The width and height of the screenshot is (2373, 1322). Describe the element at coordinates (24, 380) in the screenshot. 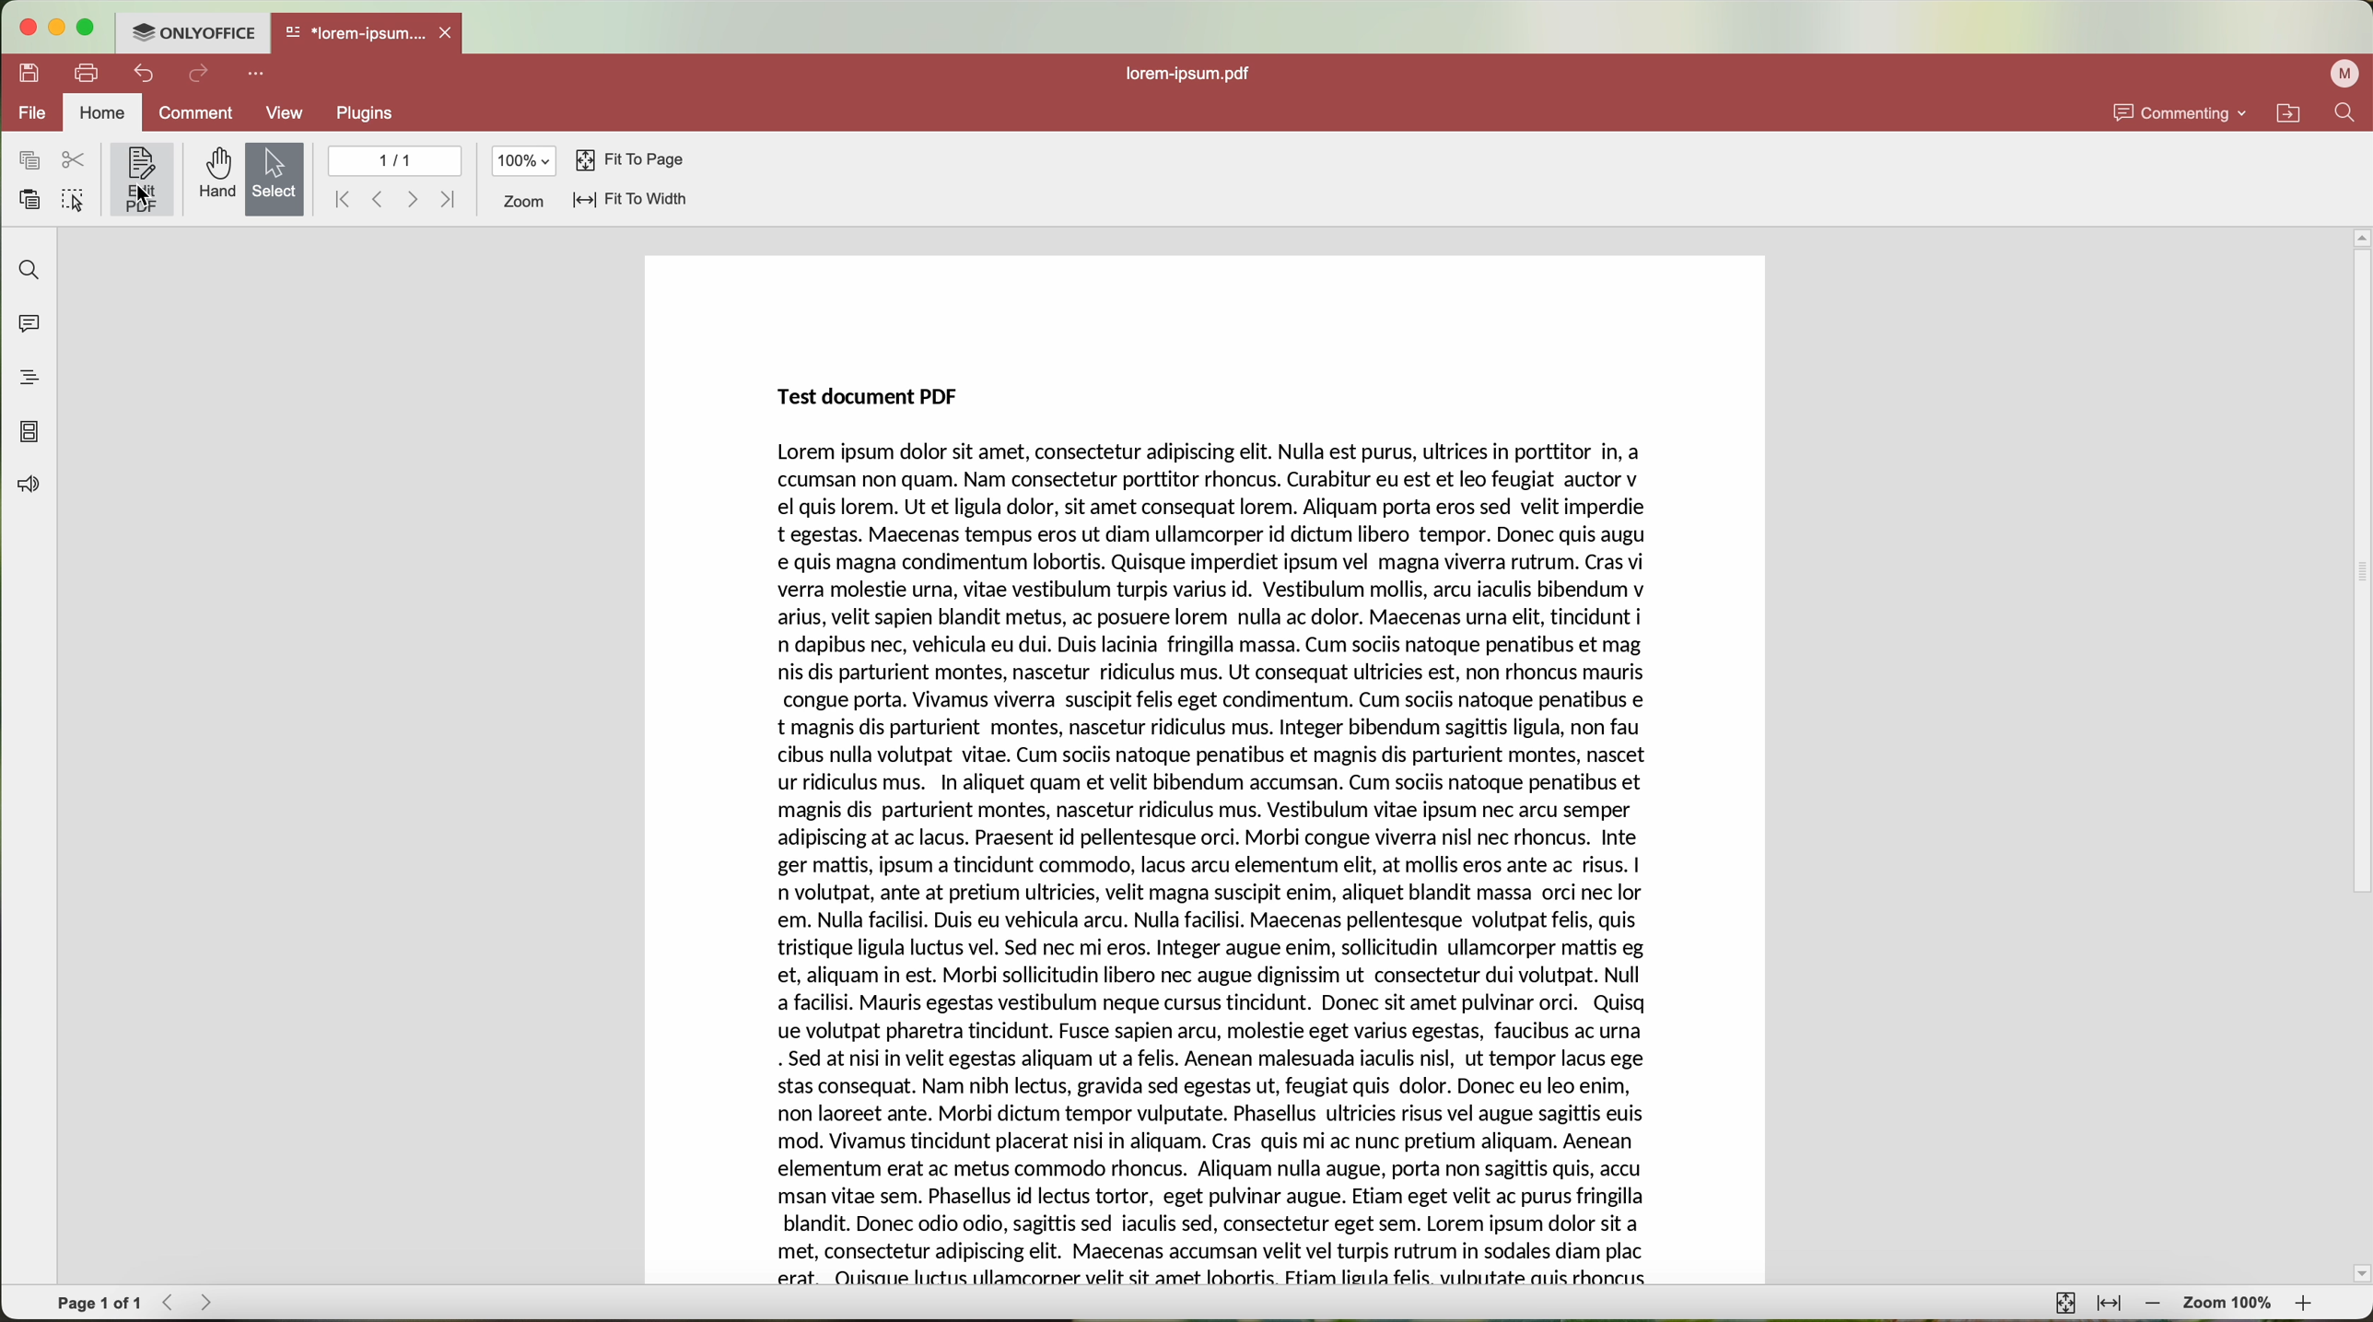

I see `headings` at that location.